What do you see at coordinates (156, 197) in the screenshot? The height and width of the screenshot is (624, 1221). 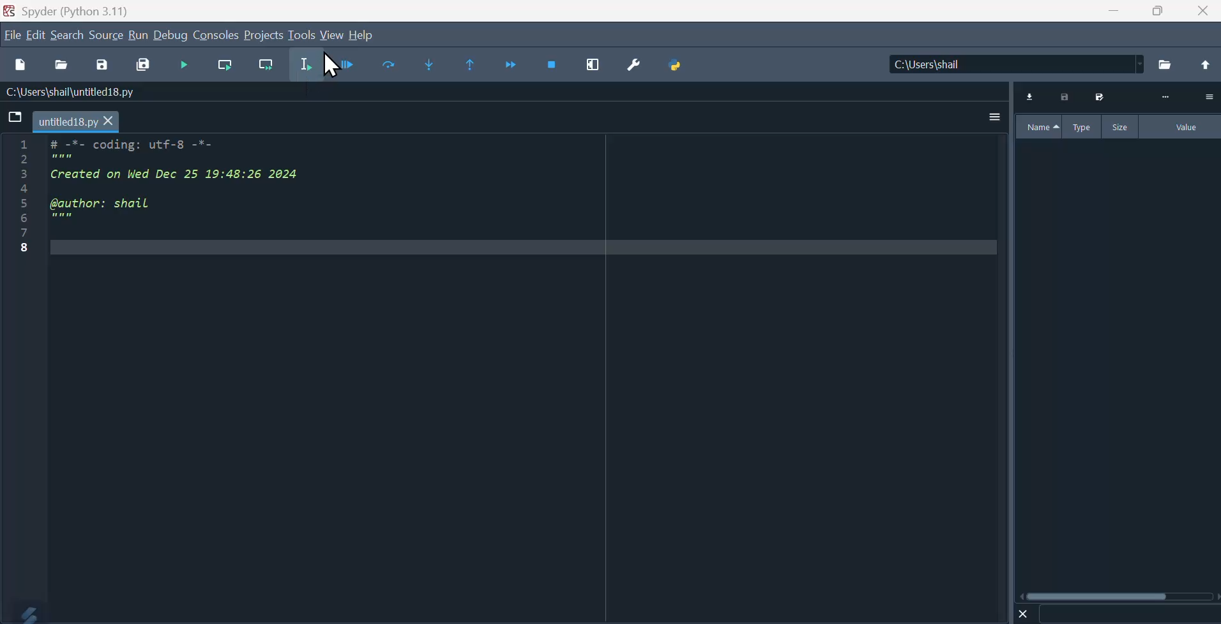 I see `w == Coding. ULT=0 ==Created on Wed Dec 25 19:48:26 2024 @author: shail` at bounding box center [156, 197].